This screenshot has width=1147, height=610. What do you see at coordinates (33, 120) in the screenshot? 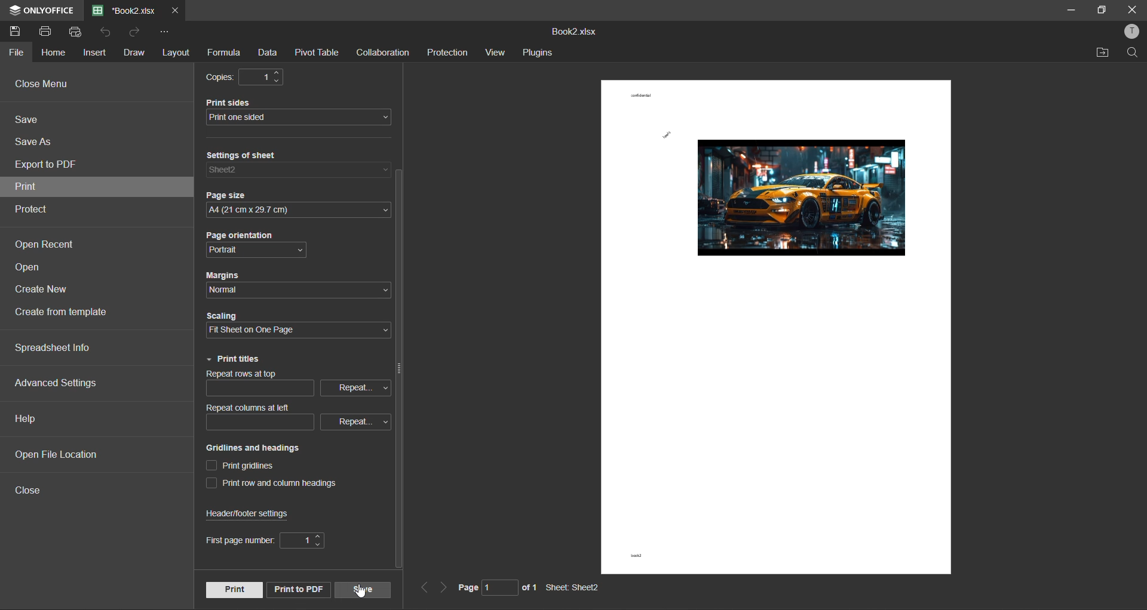
I see `save` at bounding box center [33, 120].